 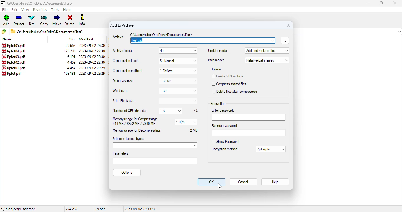 What do you see at coordinates (267, 60) in the screenshot?
I see `relative  pathnames` at bounding box center [267, 60].